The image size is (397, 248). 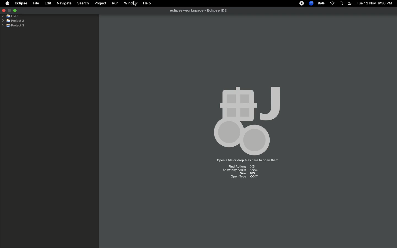 I want to click on Internet, so click(x=332, y=4).